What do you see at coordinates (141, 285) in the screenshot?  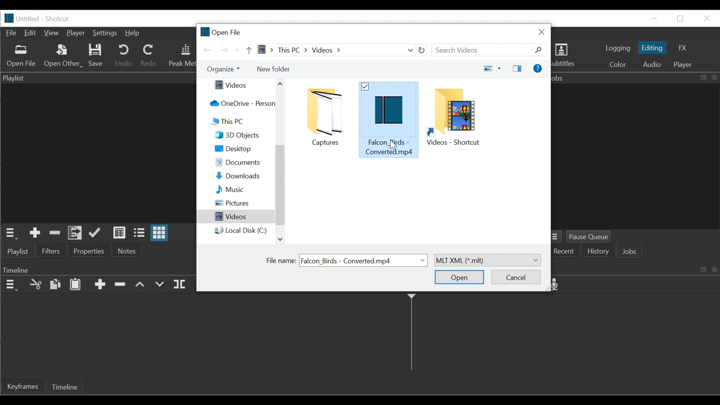 I see `lift` at bounding box center [141, 285].